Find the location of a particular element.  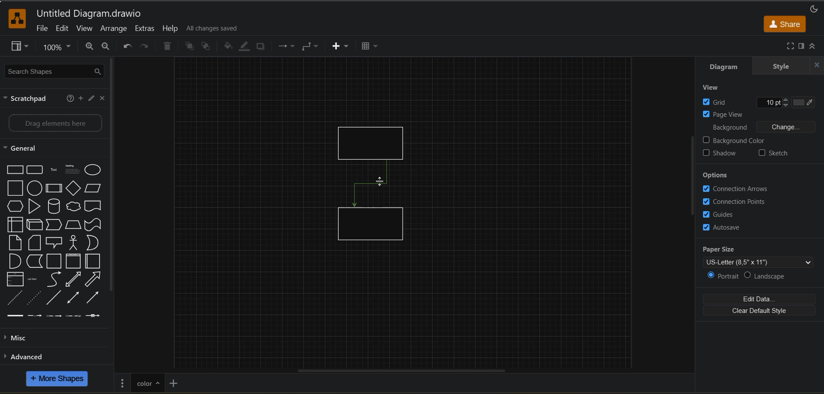

portrait is located at coordinates (721, 276).